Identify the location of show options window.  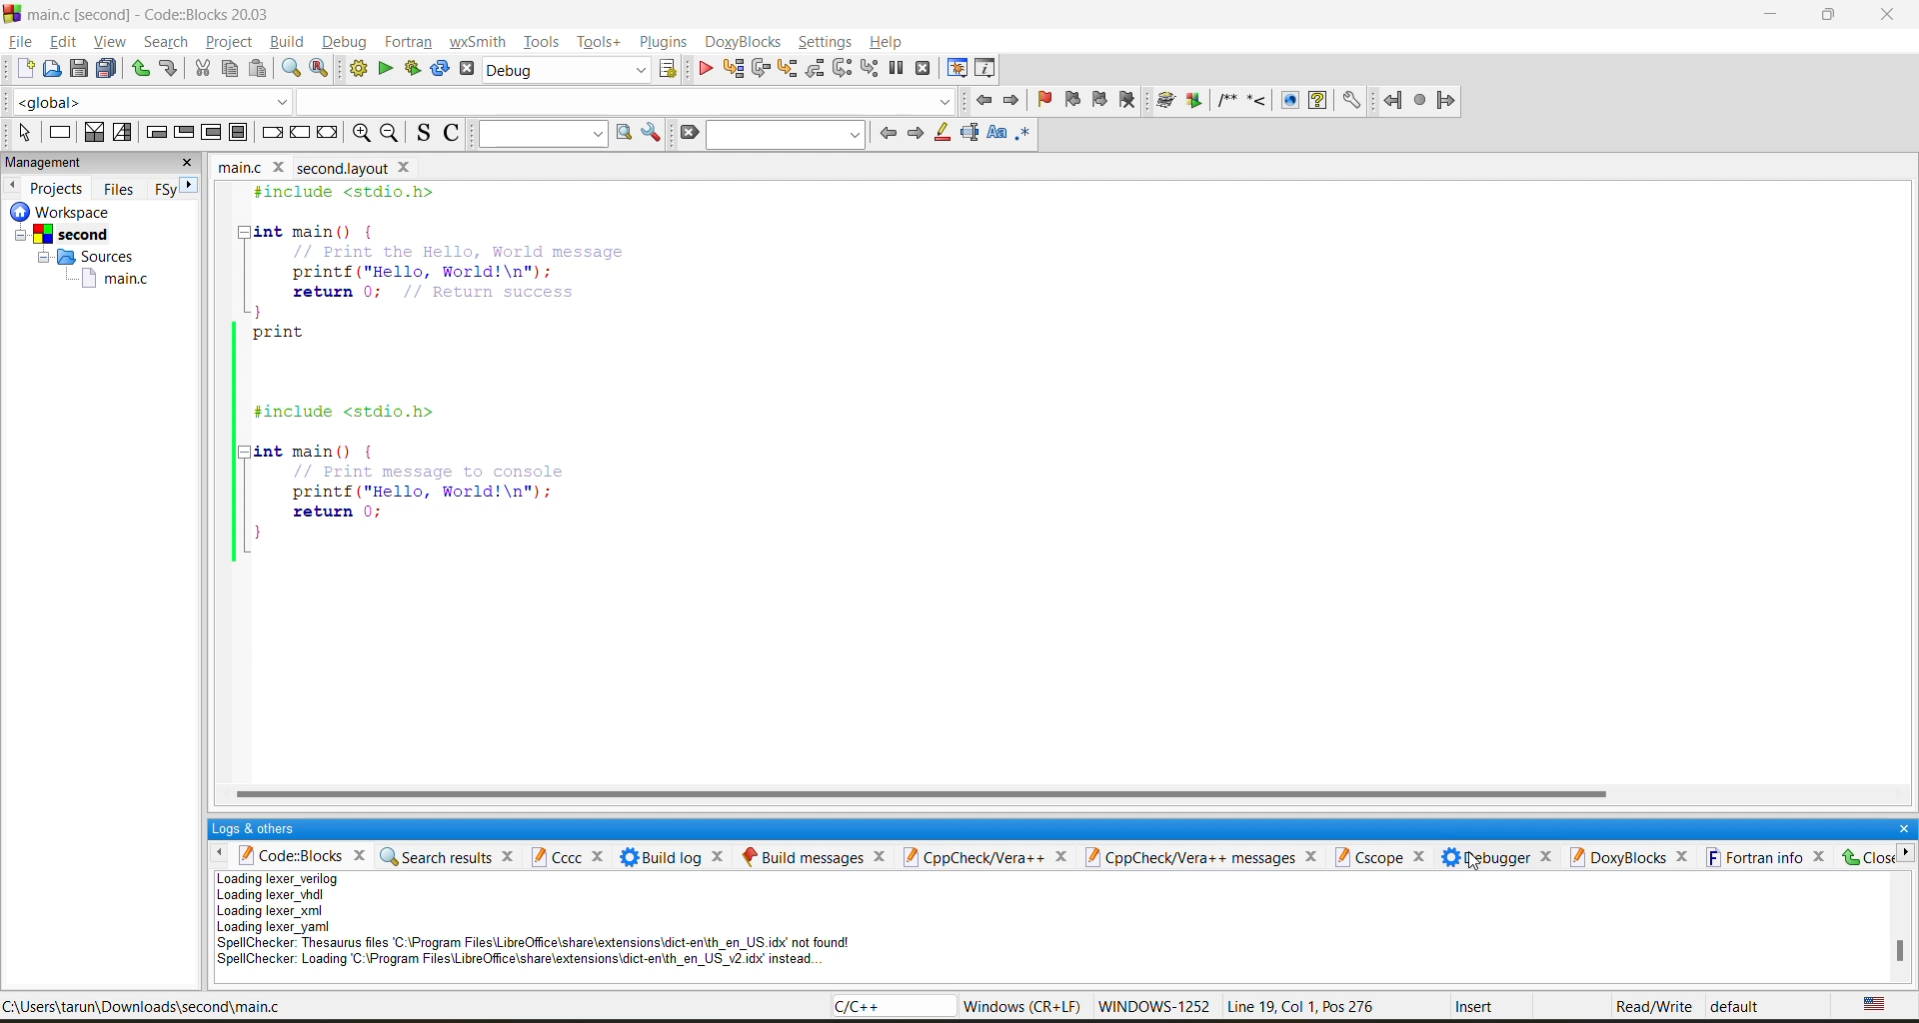
(651, 132).